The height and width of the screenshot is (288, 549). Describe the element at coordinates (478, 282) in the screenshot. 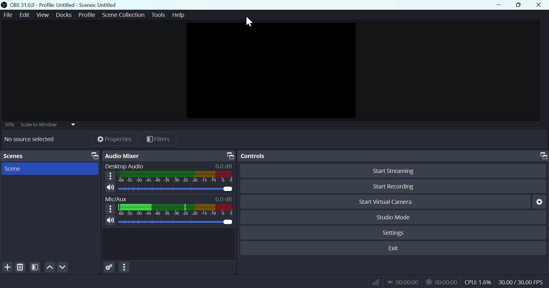

I see `CPU Usage` at that location.